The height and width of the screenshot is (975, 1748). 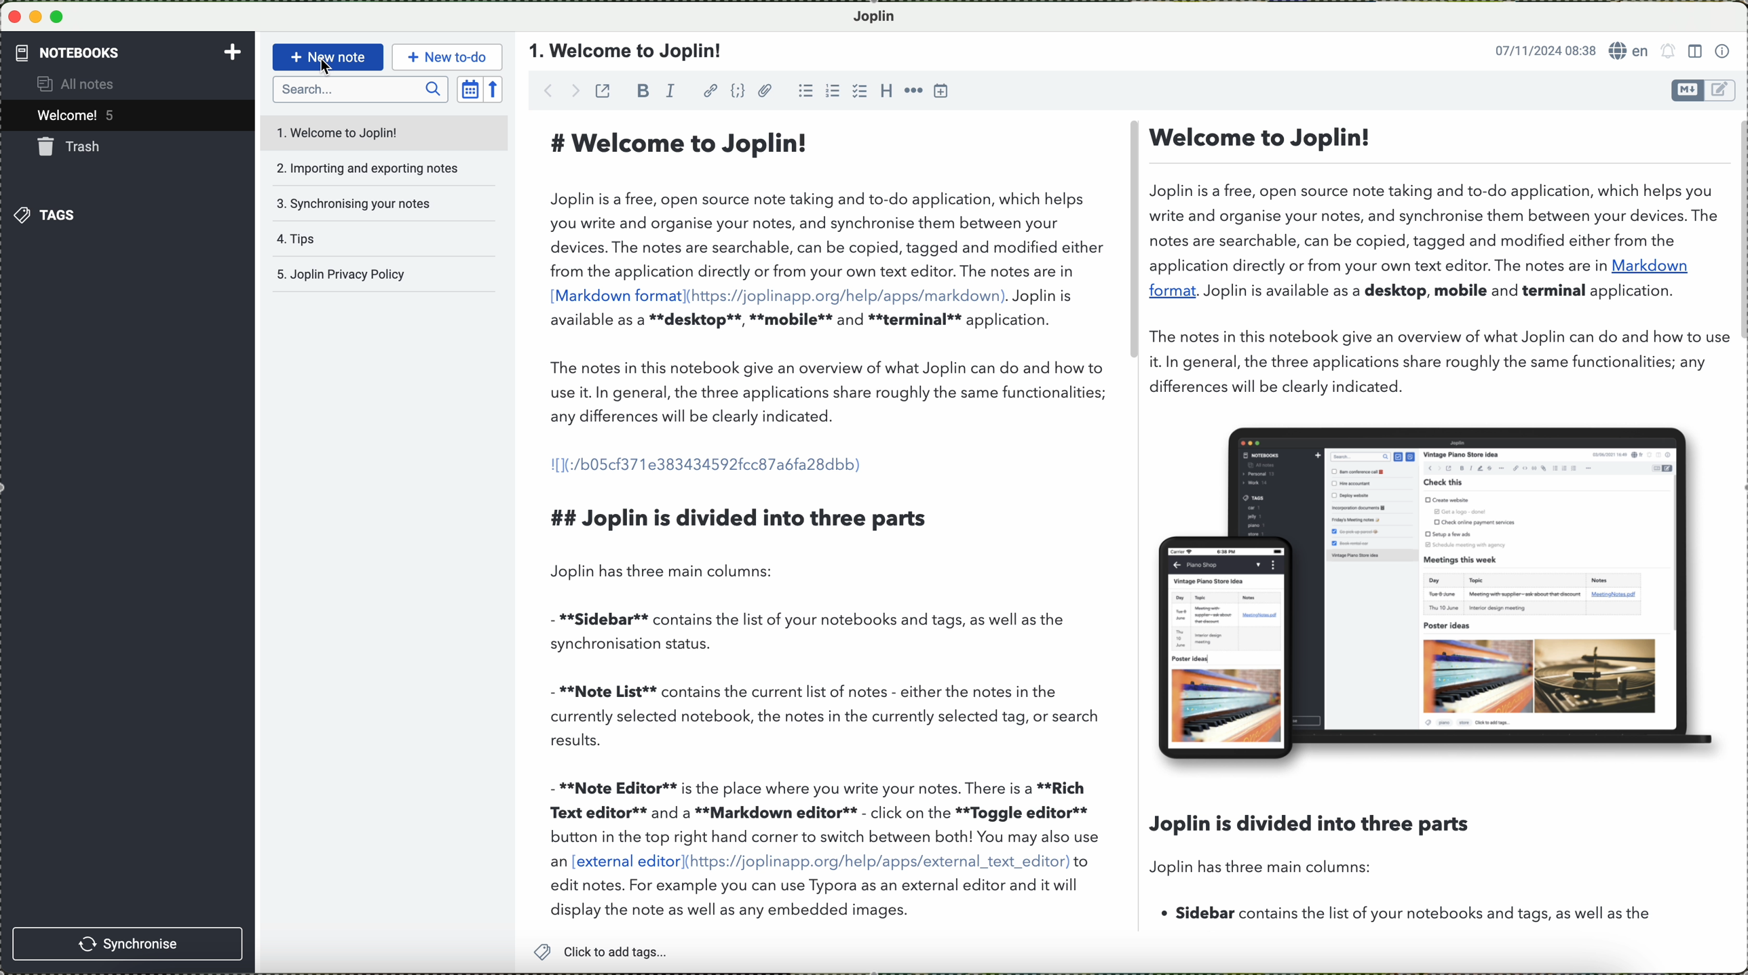 I want to click on synchronising your notes, so click(x=369, y=203).